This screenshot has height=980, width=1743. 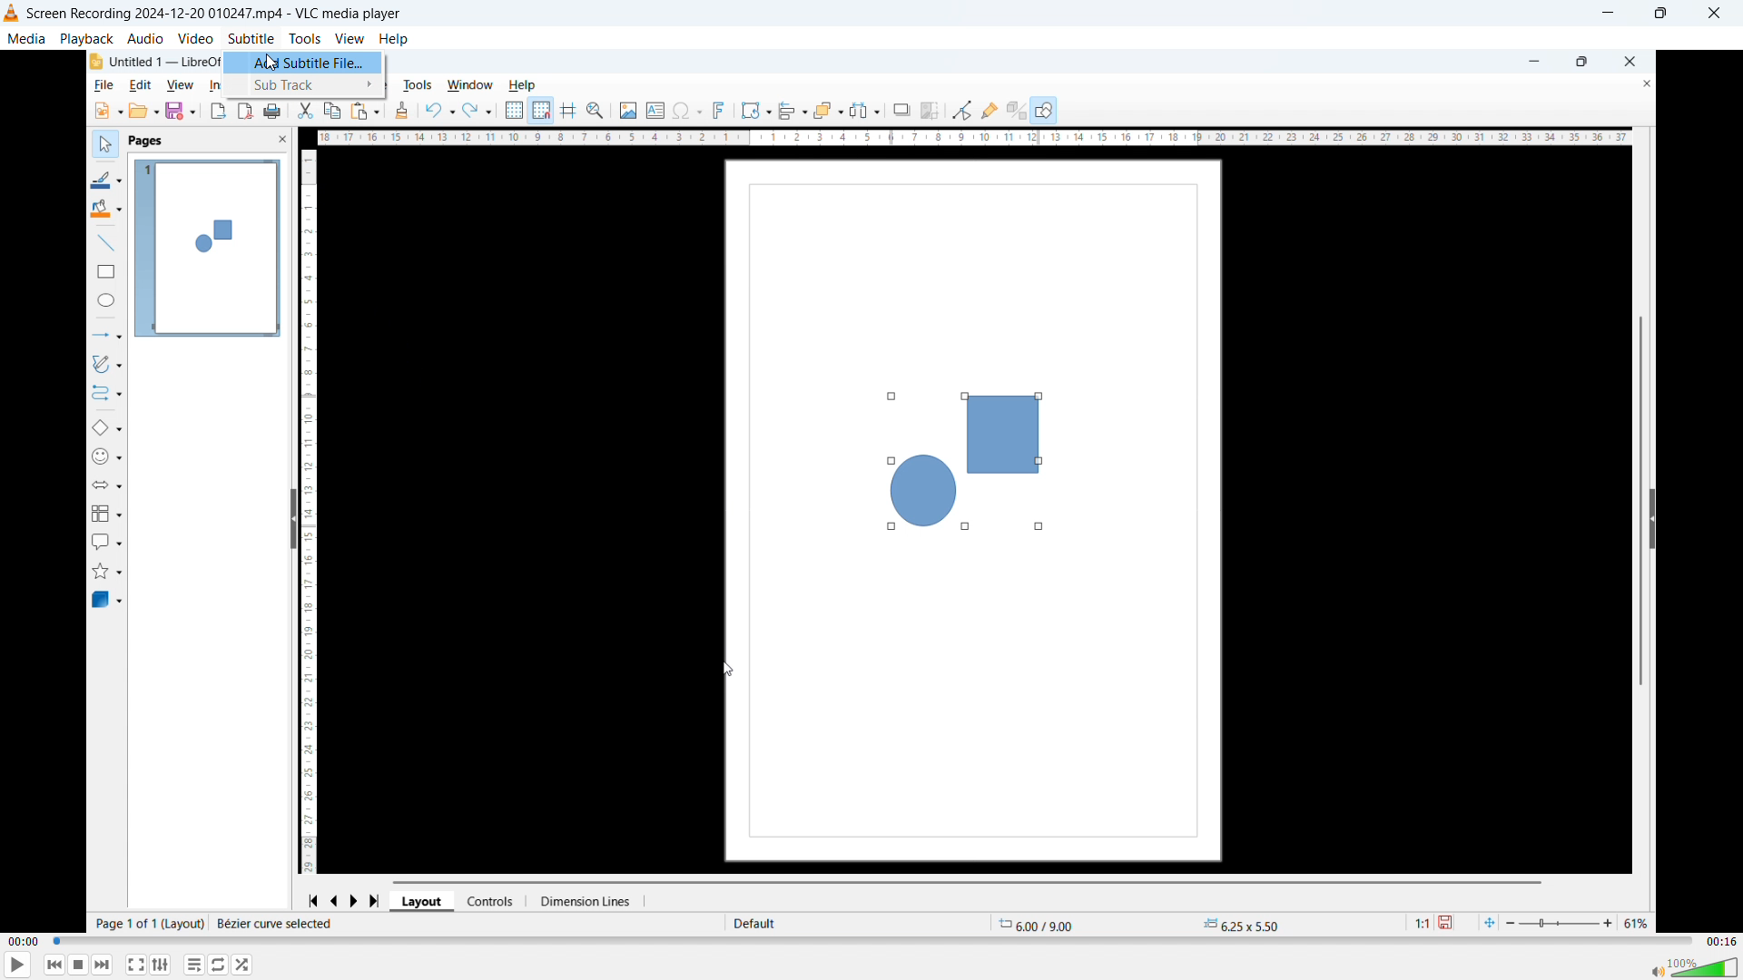 What do you see at coordinates (54, 965) in the screenshot?
I see `Backward or previous media ` at bounding box center [54, 965].